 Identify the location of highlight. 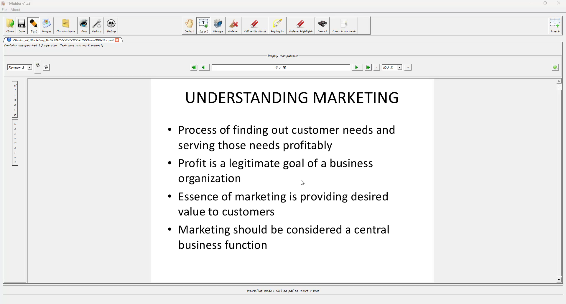
(277, 26).